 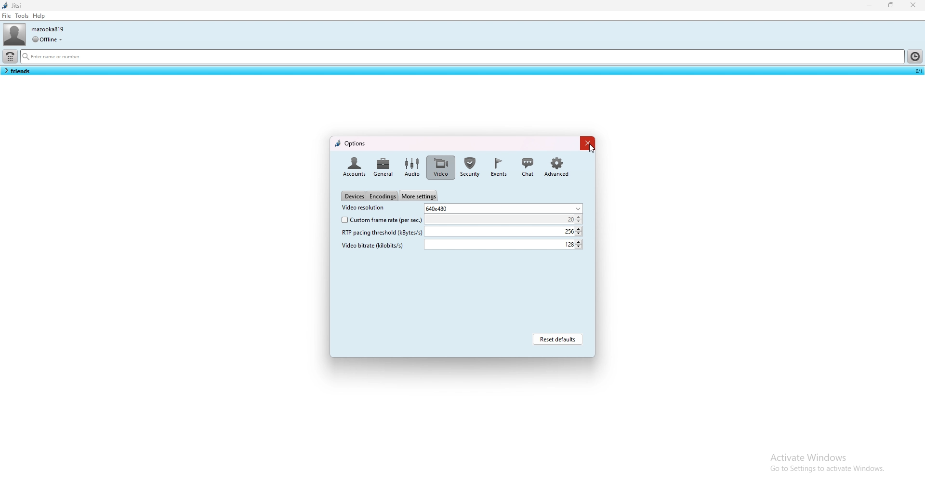 What do you see at coordinates (471, 167) in the screenshot?
I see `Security` at bounding box center [471, 167].